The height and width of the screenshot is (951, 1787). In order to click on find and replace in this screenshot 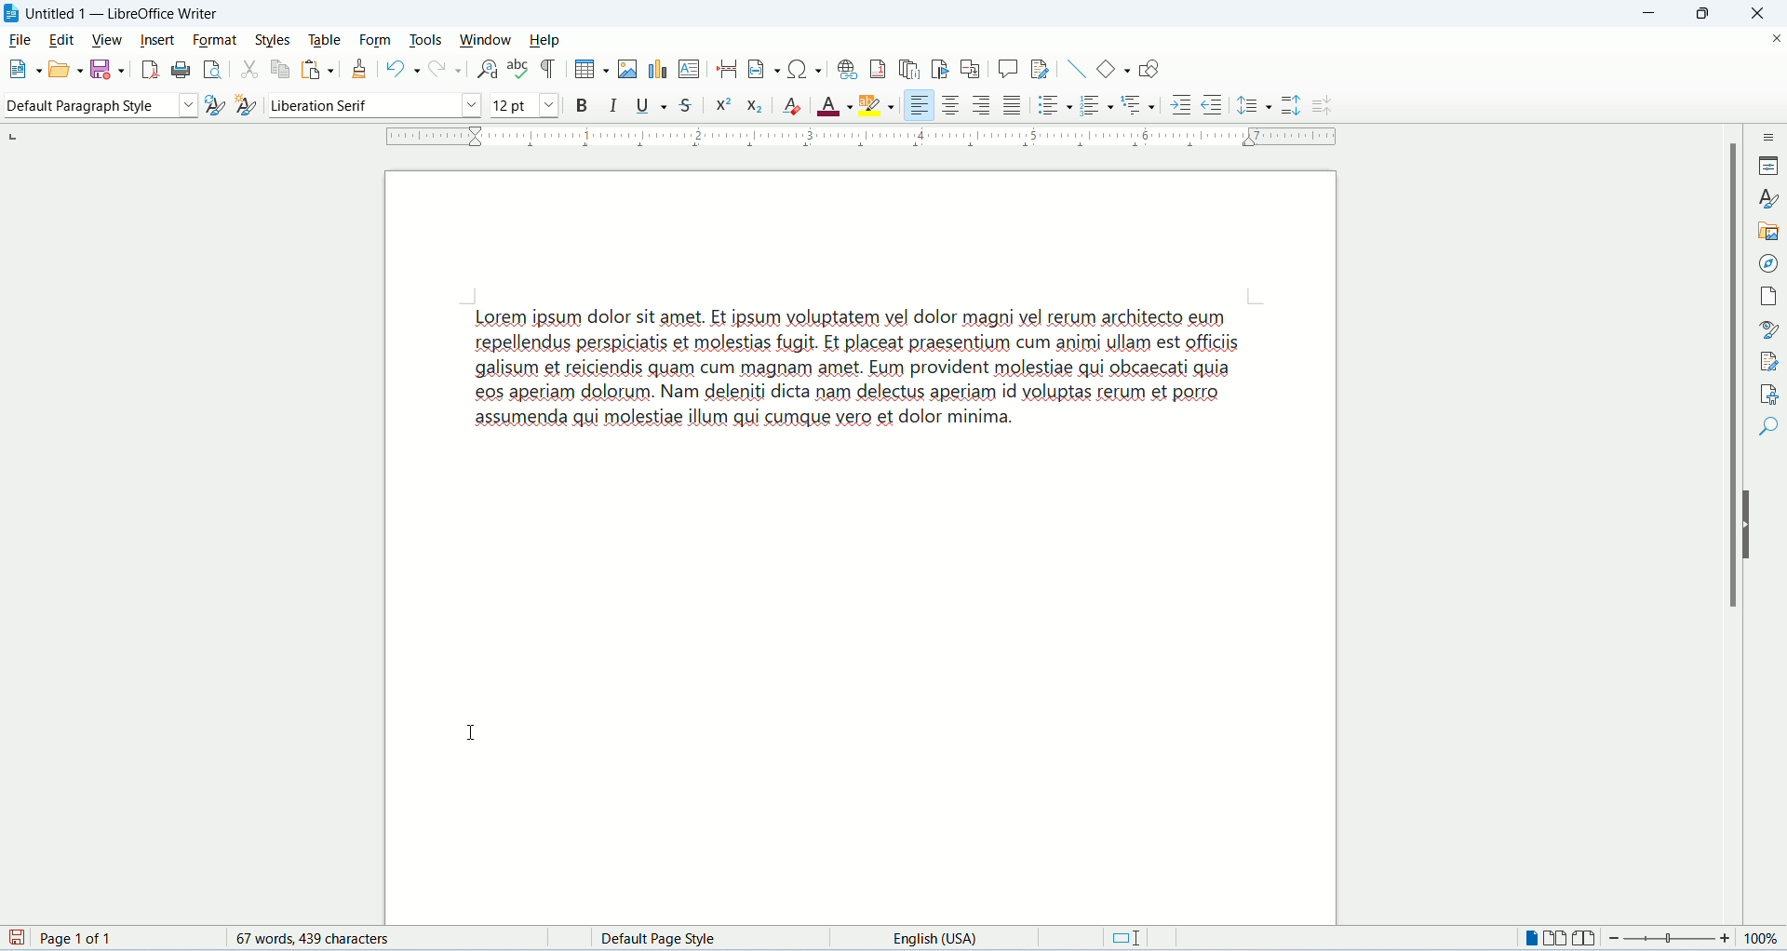, I will do `click(486, 70)`.